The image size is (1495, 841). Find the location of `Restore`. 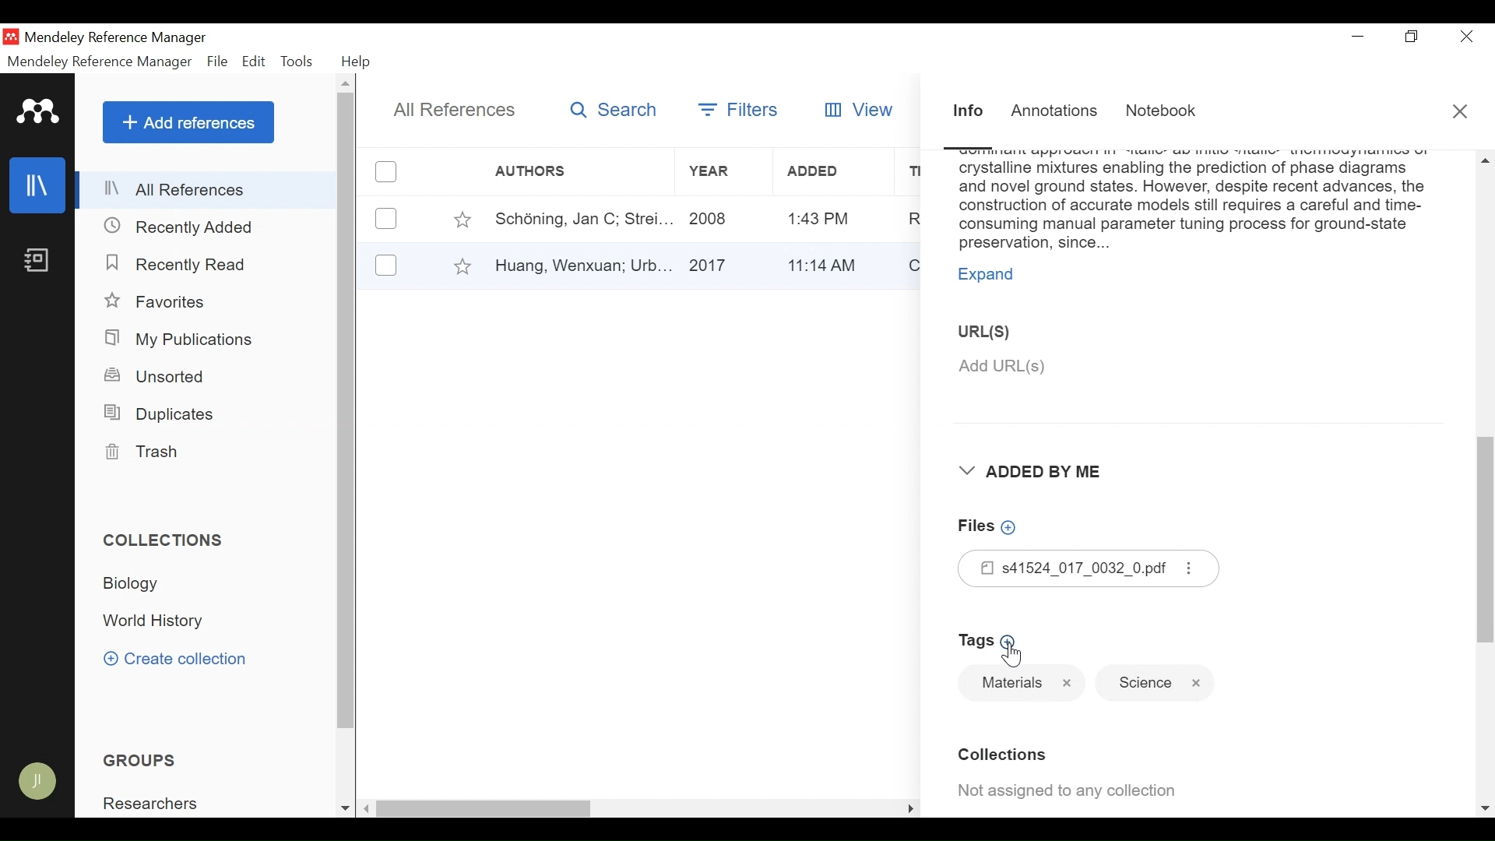

Restore is located at coordinates (1414, 37).